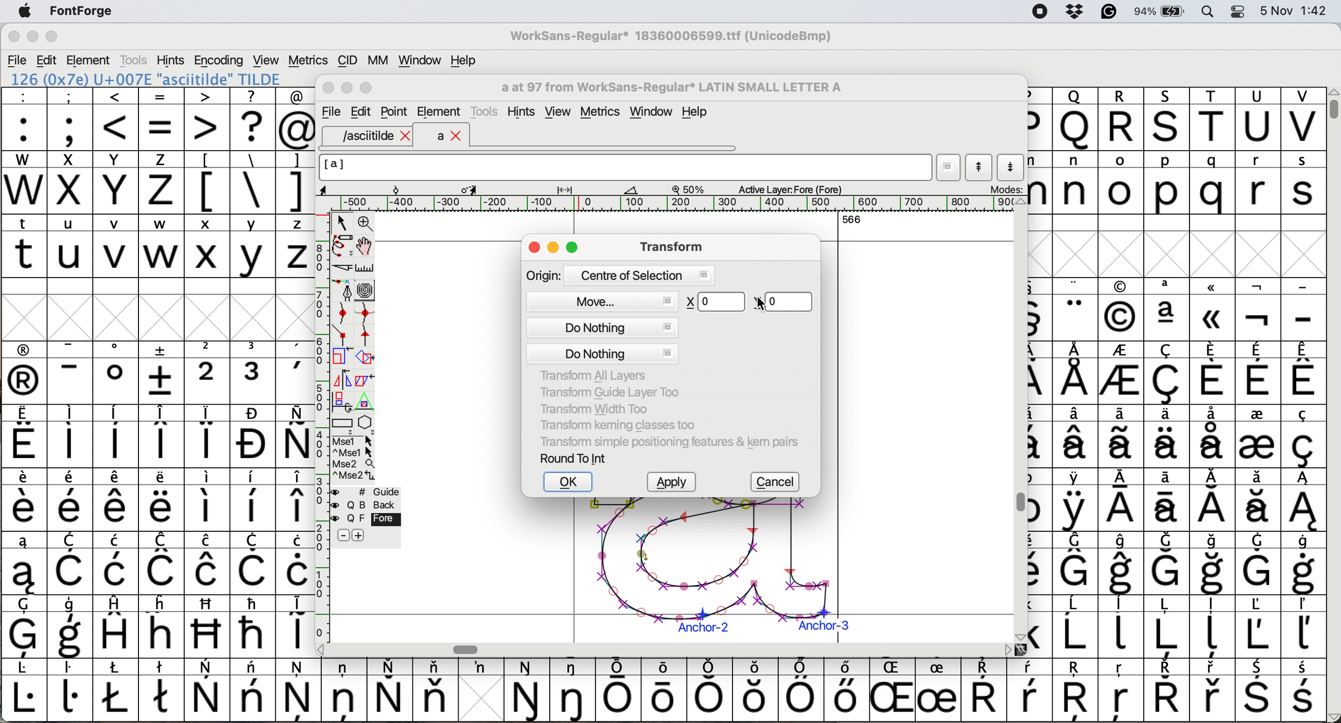 Image resolution: width=1341 pixels, height=723 pixels. Describe the element at coordinates (1258, 373) in the screenshot. I see `symbol` at that location.